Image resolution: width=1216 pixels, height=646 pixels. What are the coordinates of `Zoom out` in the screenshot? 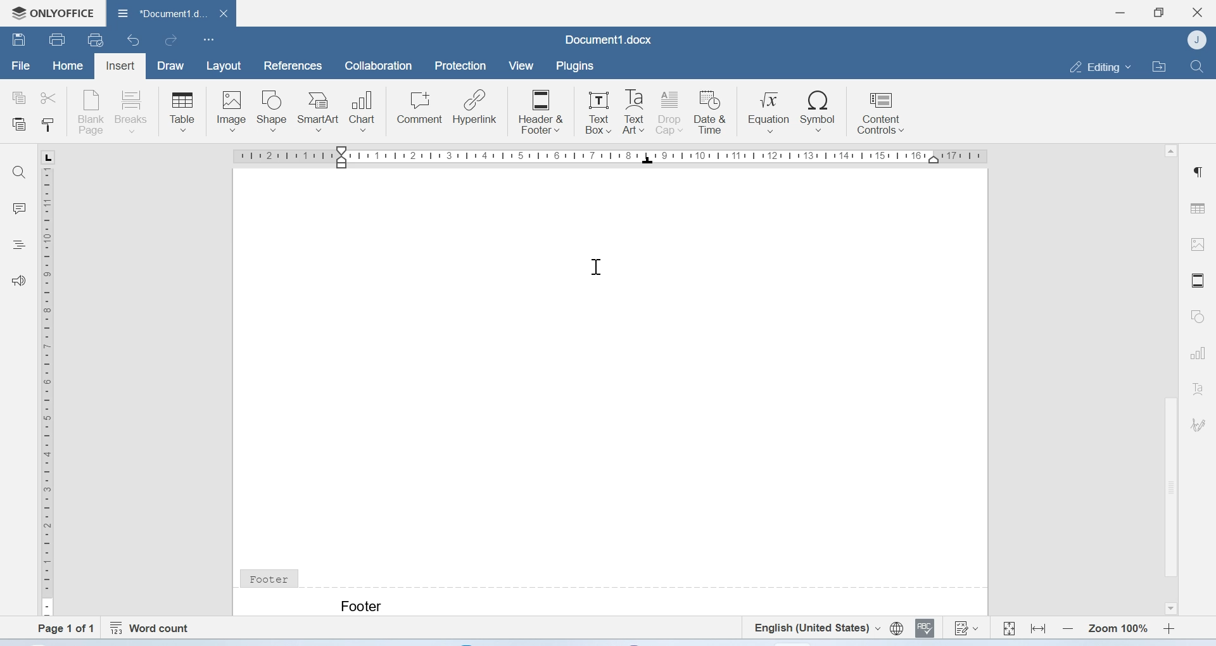 It's located at (1067, 628).